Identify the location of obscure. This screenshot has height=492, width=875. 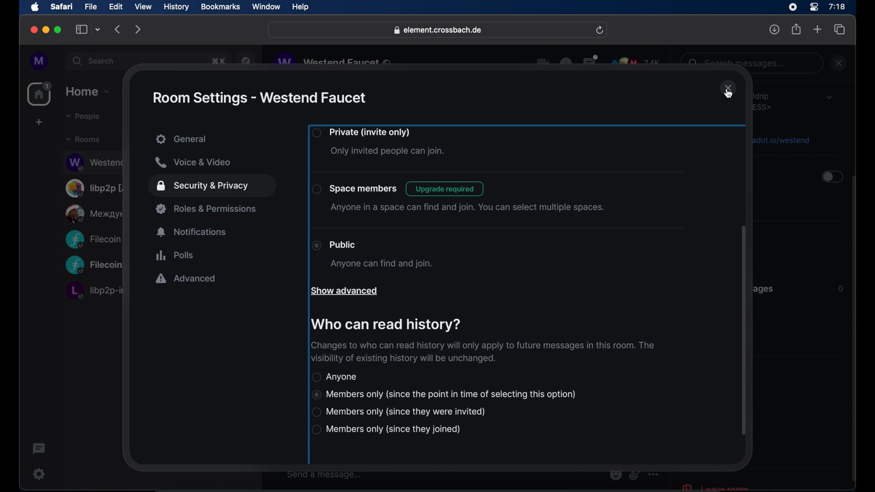
(94, 266).